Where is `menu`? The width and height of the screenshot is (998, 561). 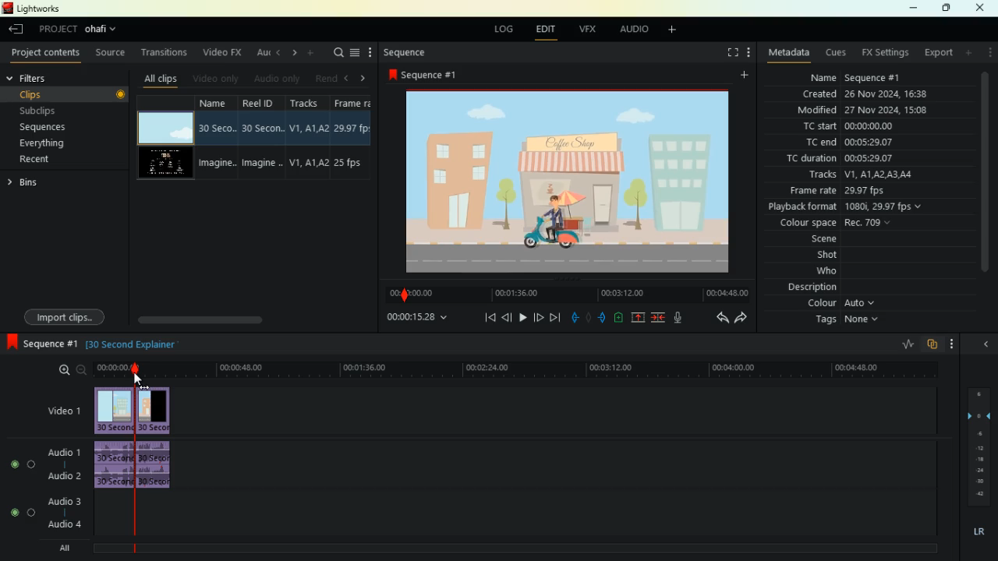
menu is located at coordinates (956, 343).